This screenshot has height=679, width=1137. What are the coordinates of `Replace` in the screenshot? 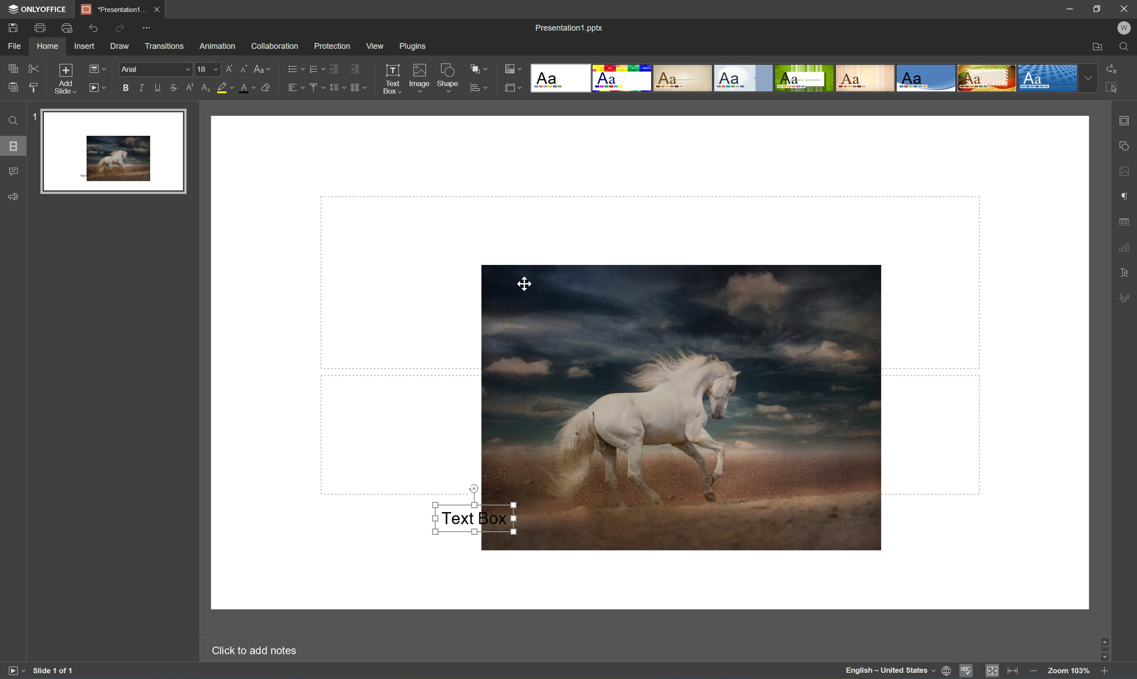 It's located at (1113, 69).